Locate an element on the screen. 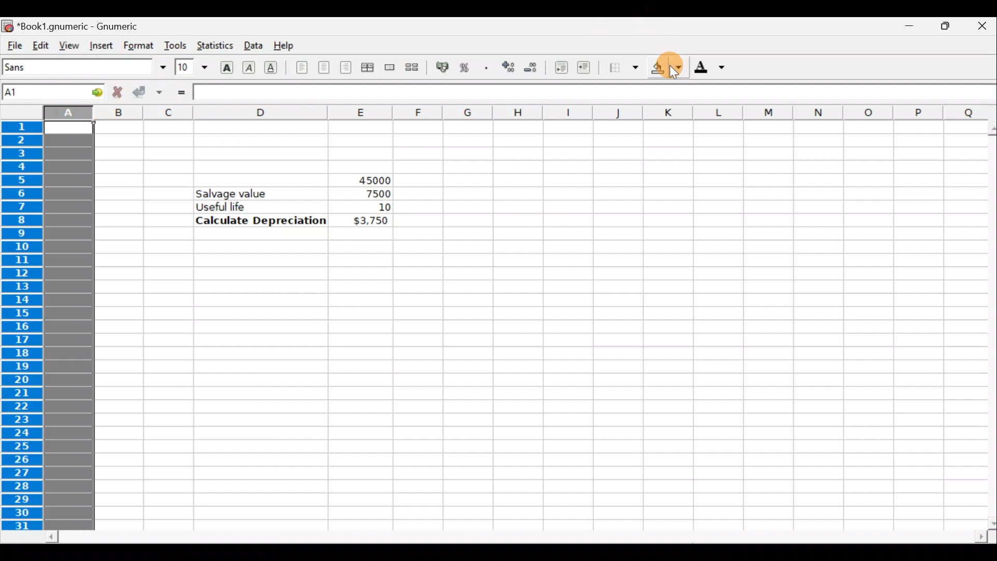 This screenshot has height=561, width=997. Format the selection as accounting is located at coordinates (443, 69).